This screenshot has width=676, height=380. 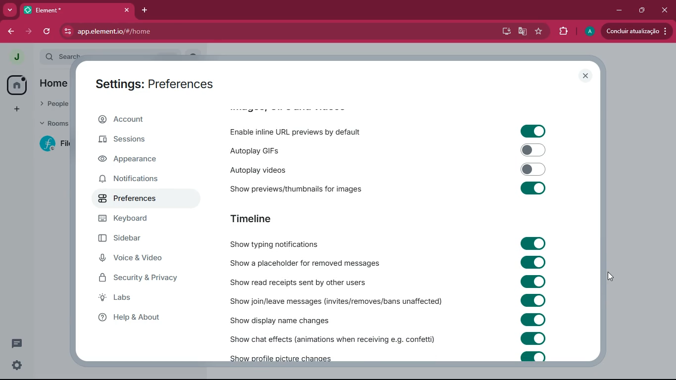 I want to click on mouse up, so click(x=611, y=276).